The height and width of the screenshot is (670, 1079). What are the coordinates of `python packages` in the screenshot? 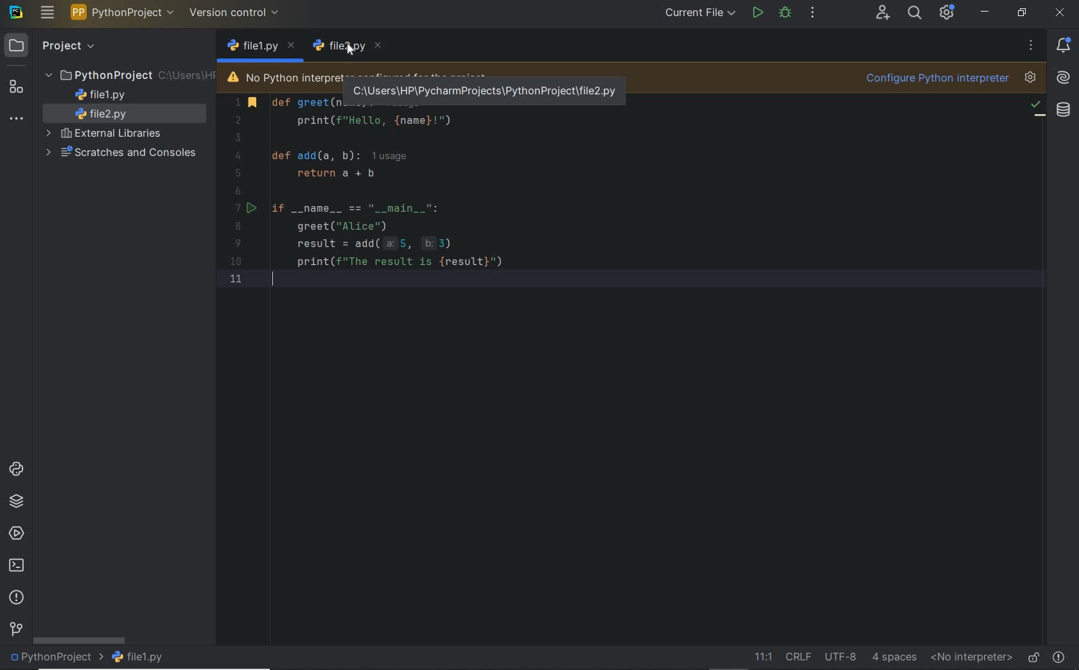 It's located at (18, 502).